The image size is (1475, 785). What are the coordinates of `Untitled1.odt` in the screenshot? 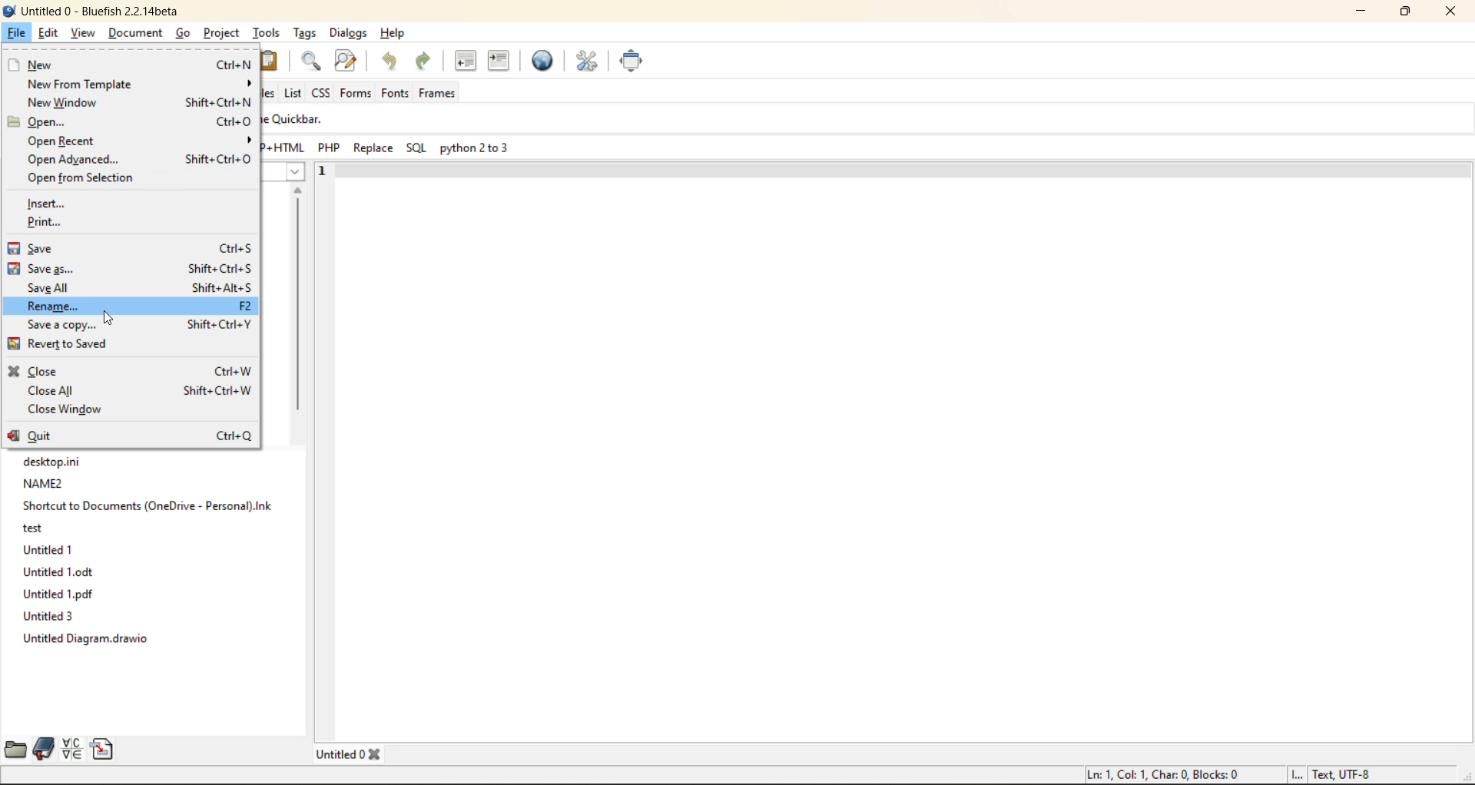 It's located at (58, 572).